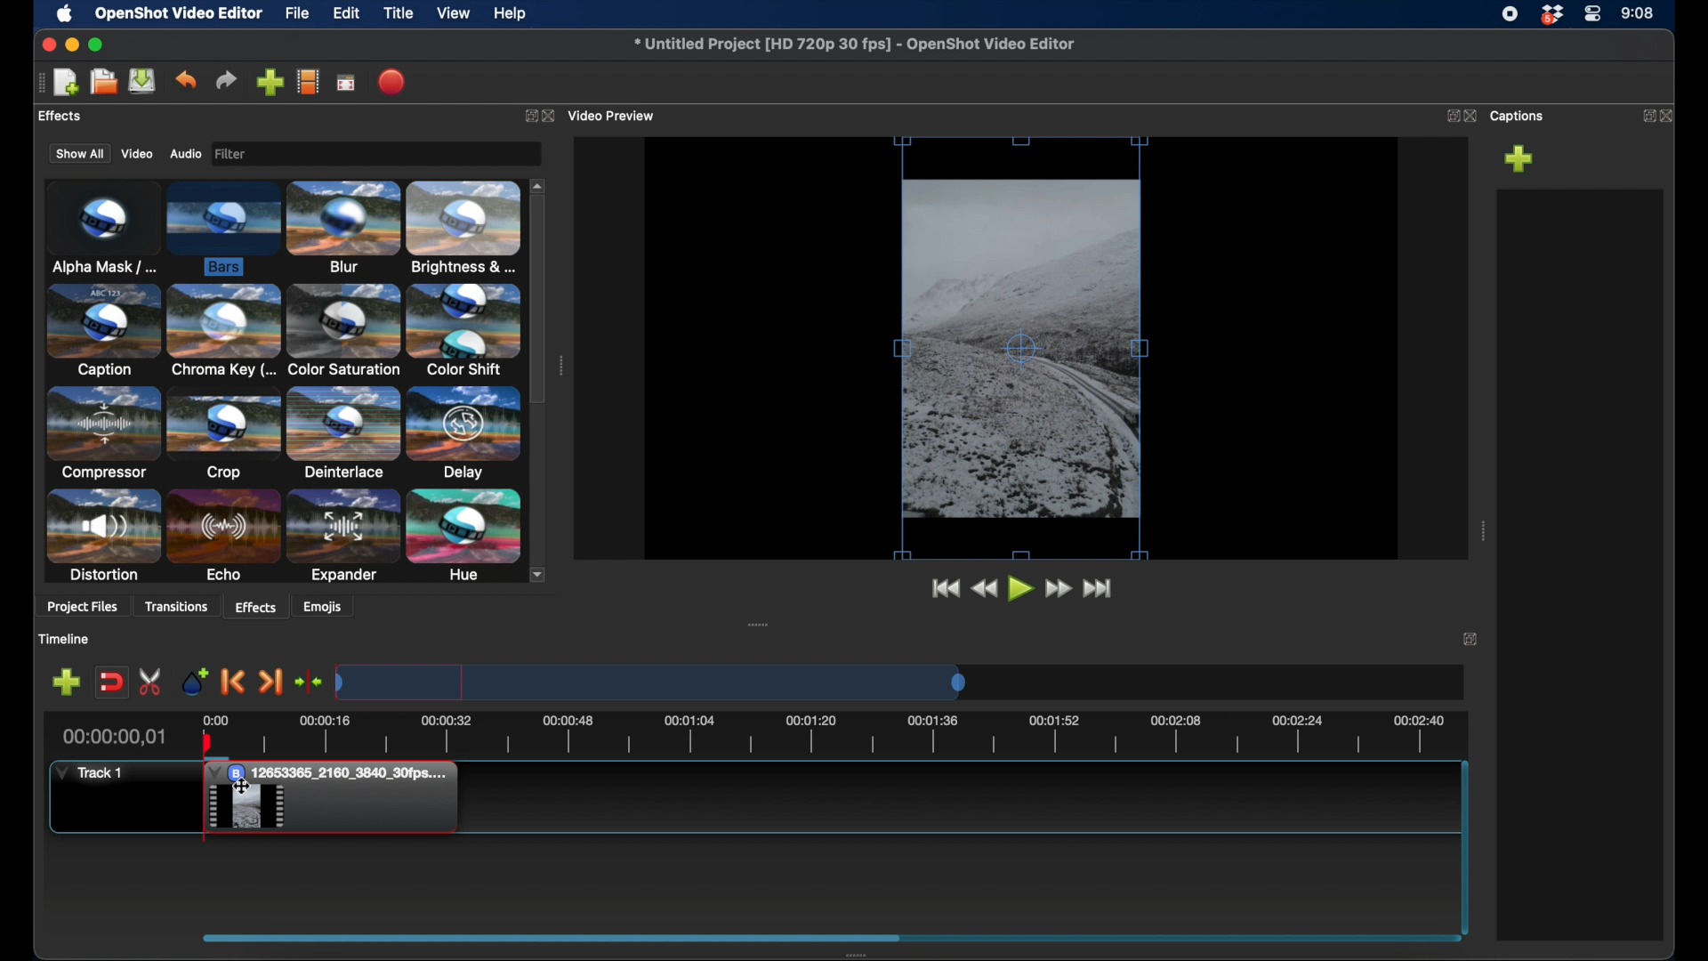 The width and height of the screenshot is (1708, 961). What do you see at coordinates (346, 83) in the screenshot?
I see `full screen` at bounding box center [346, 83].